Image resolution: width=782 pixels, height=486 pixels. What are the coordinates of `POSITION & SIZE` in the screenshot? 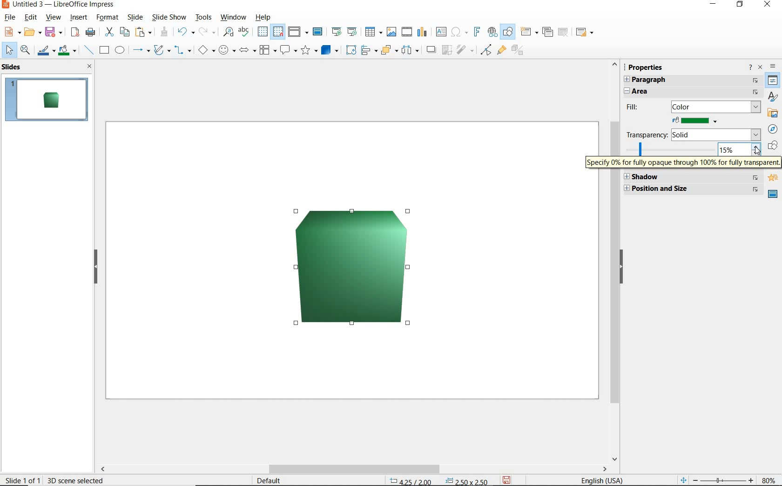 It's located at (694, 189).